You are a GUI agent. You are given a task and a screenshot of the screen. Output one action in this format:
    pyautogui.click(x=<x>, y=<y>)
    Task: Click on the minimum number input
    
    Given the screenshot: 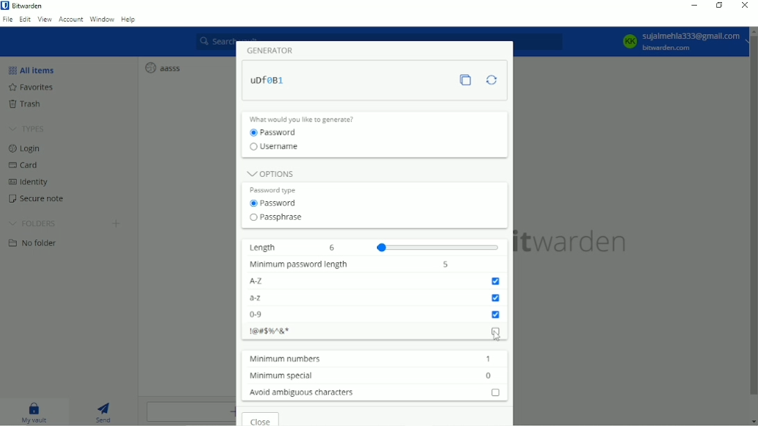 What is the action you would take?
    pyautogui.click(x=491, y=359)
    